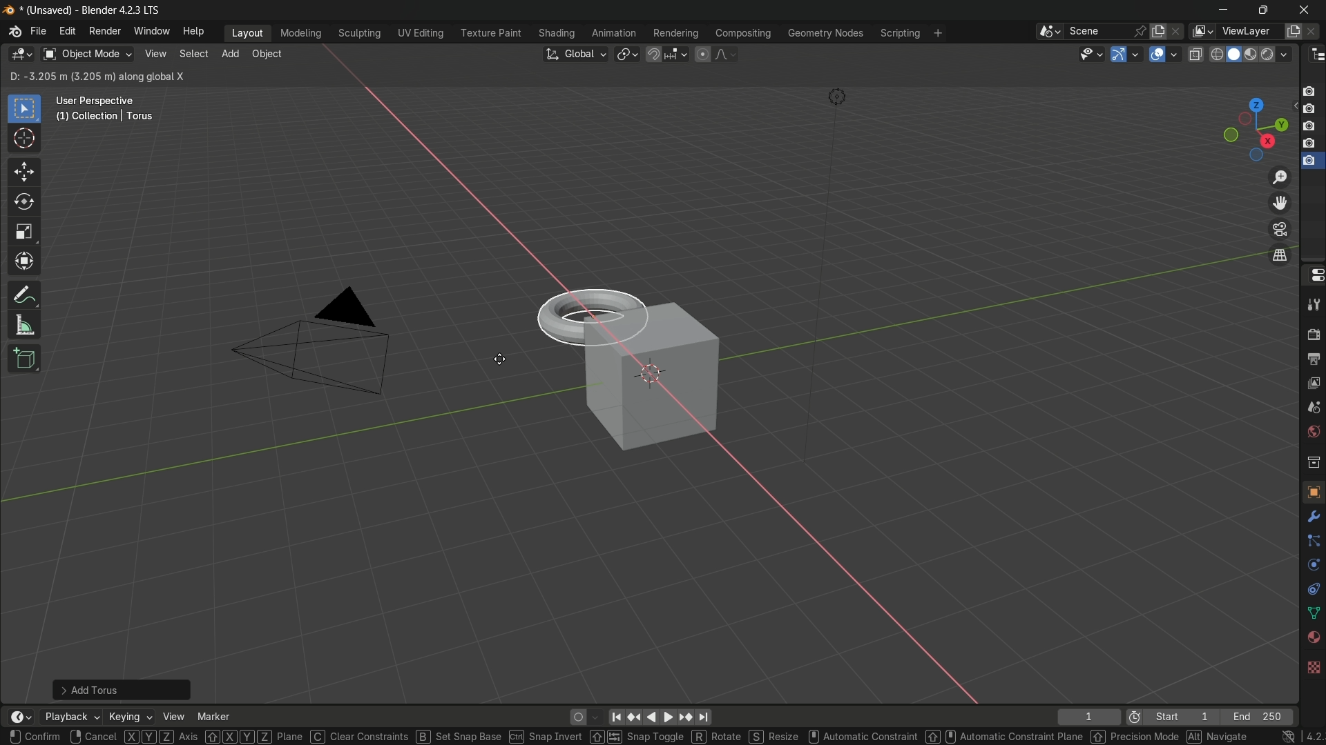 This screenshot has height=745, width=1326. What do you see at coordinates (248, 32) in the screenshot?
I see `layout` at bounding box center [248, 32].